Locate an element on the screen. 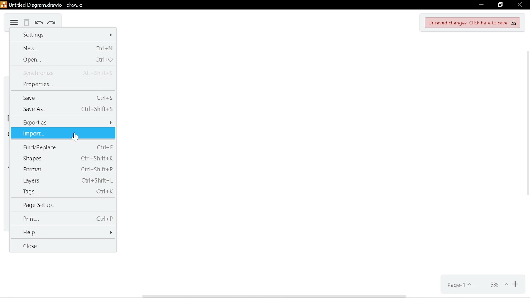 Image resolution: width=530 pixels, height=298 pixels. cursor is located at coordinates (75, 137).